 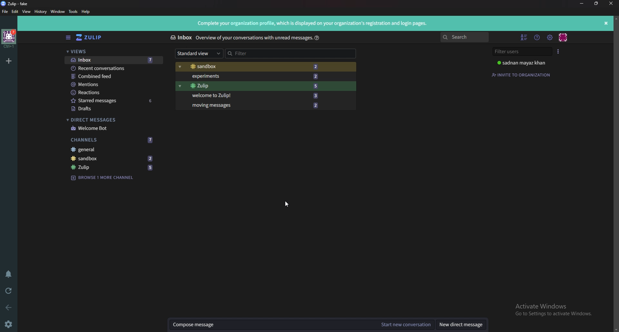 What do you see at coordinates (113, 93) in the screenshot?
I see `Reactions` at bounding box center [113, 93].